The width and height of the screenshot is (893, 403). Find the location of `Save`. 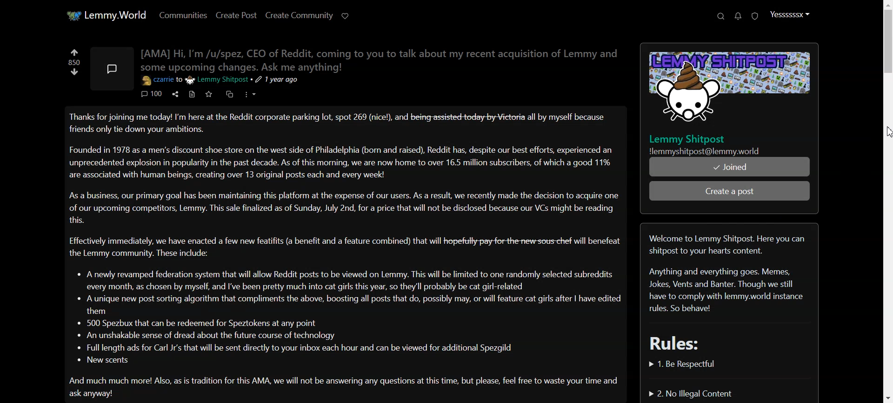

Save is located at coordinates (208, 94).